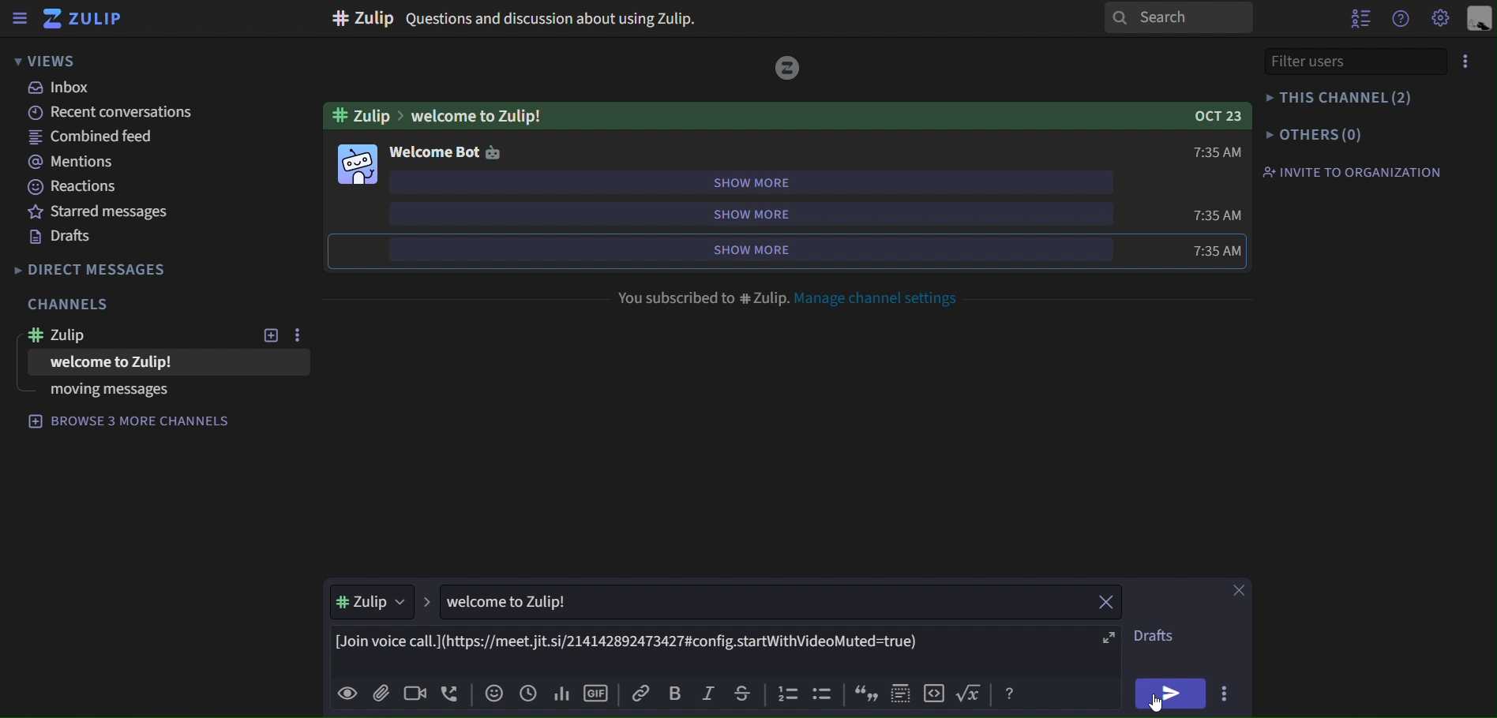 The width and height of the screenshot is (1497, 718). Describe the element at coordinates (677, 694) in the screenshot. I see `bold` at that location.